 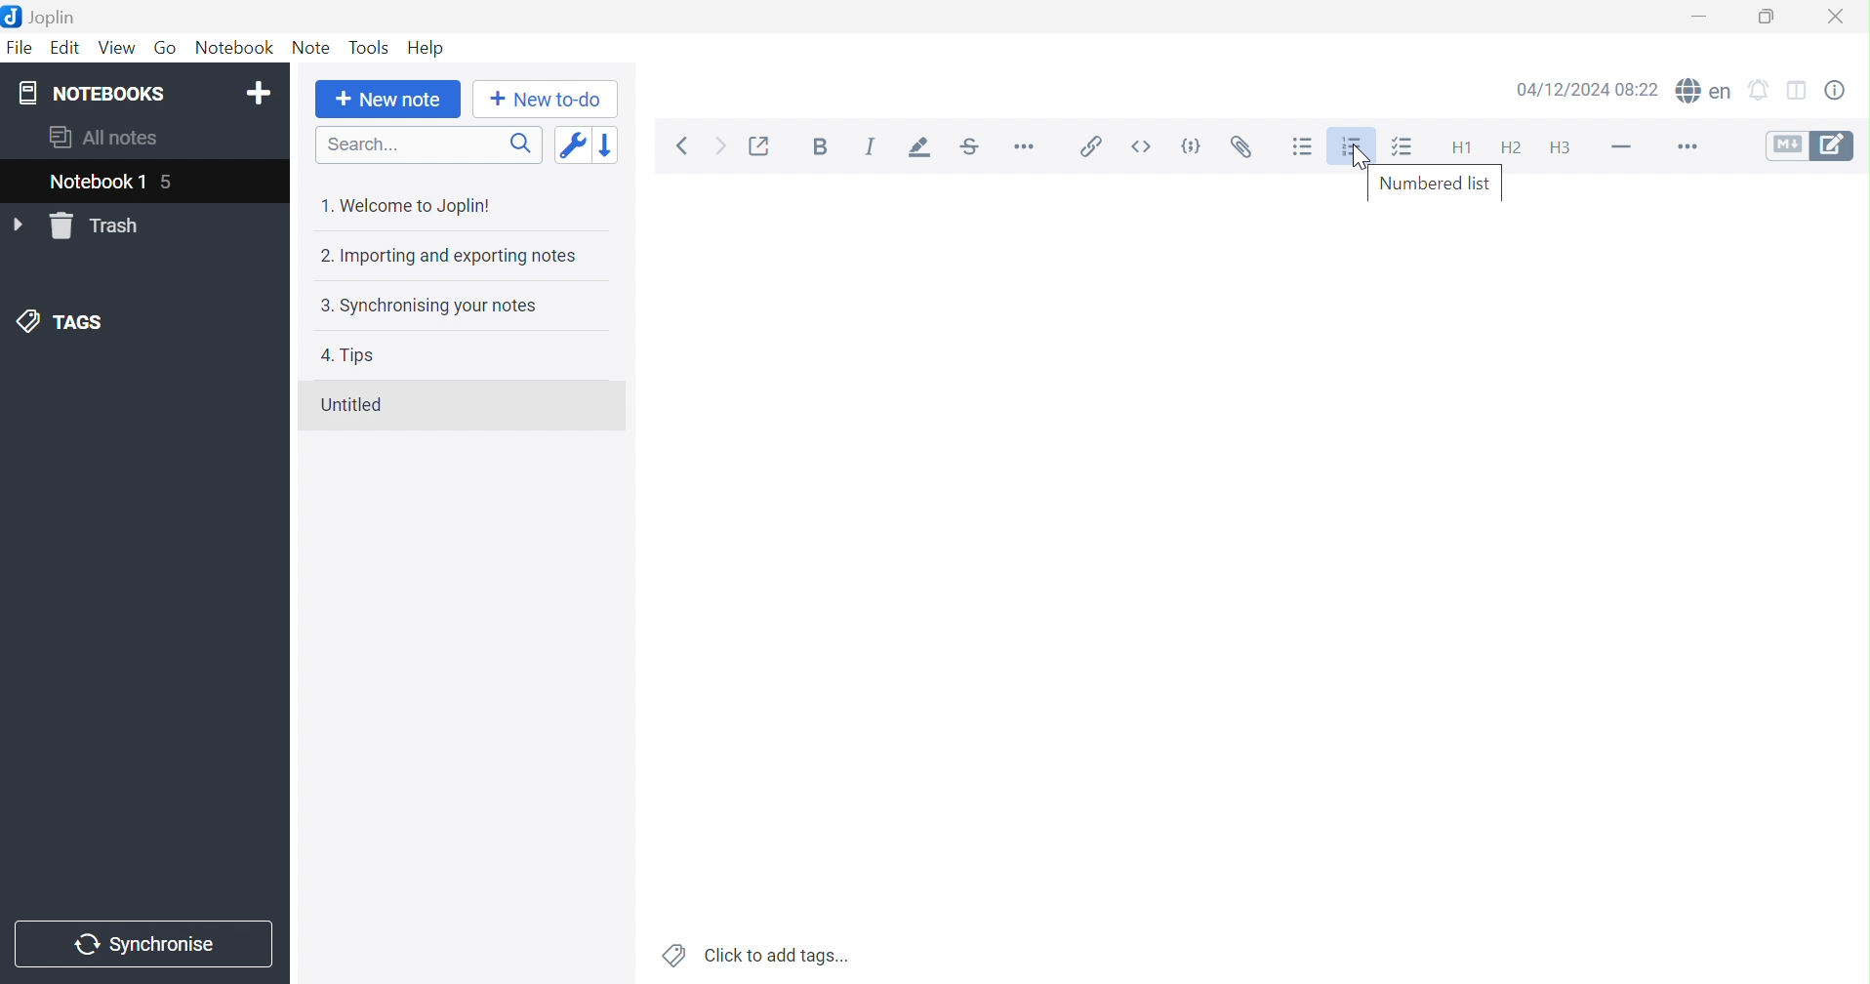 I want to click on Edit, so click(x=66, y=48).